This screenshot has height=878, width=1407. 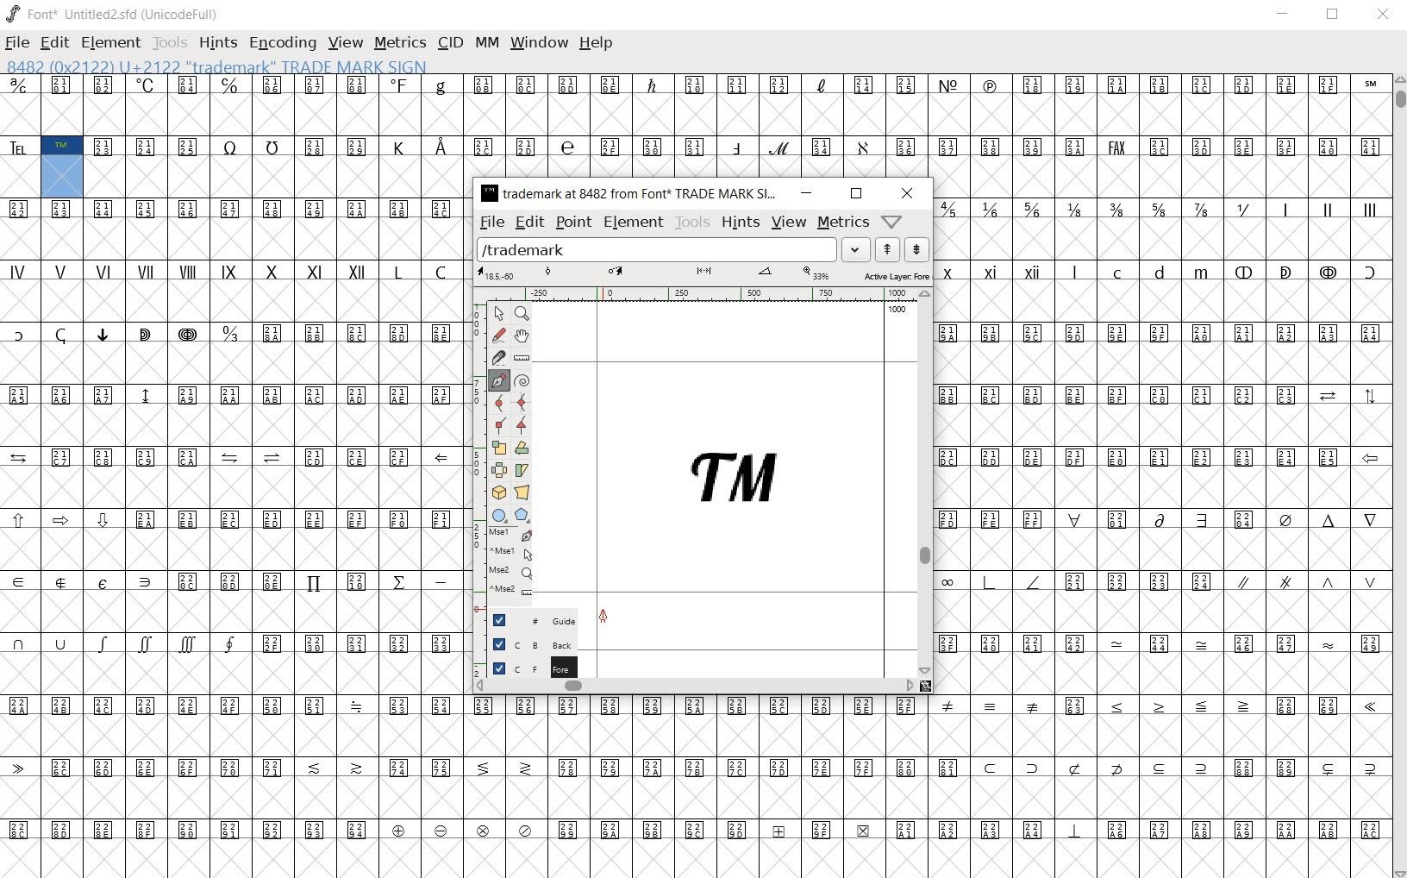 What do you see at coordinates (633, 223) in the screenshot?
I see `element` at bounding box center [633, 223].